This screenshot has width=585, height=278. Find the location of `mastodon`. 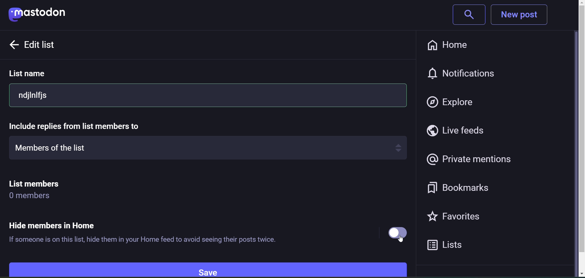

mastodon is located at coordinates (43, 15).